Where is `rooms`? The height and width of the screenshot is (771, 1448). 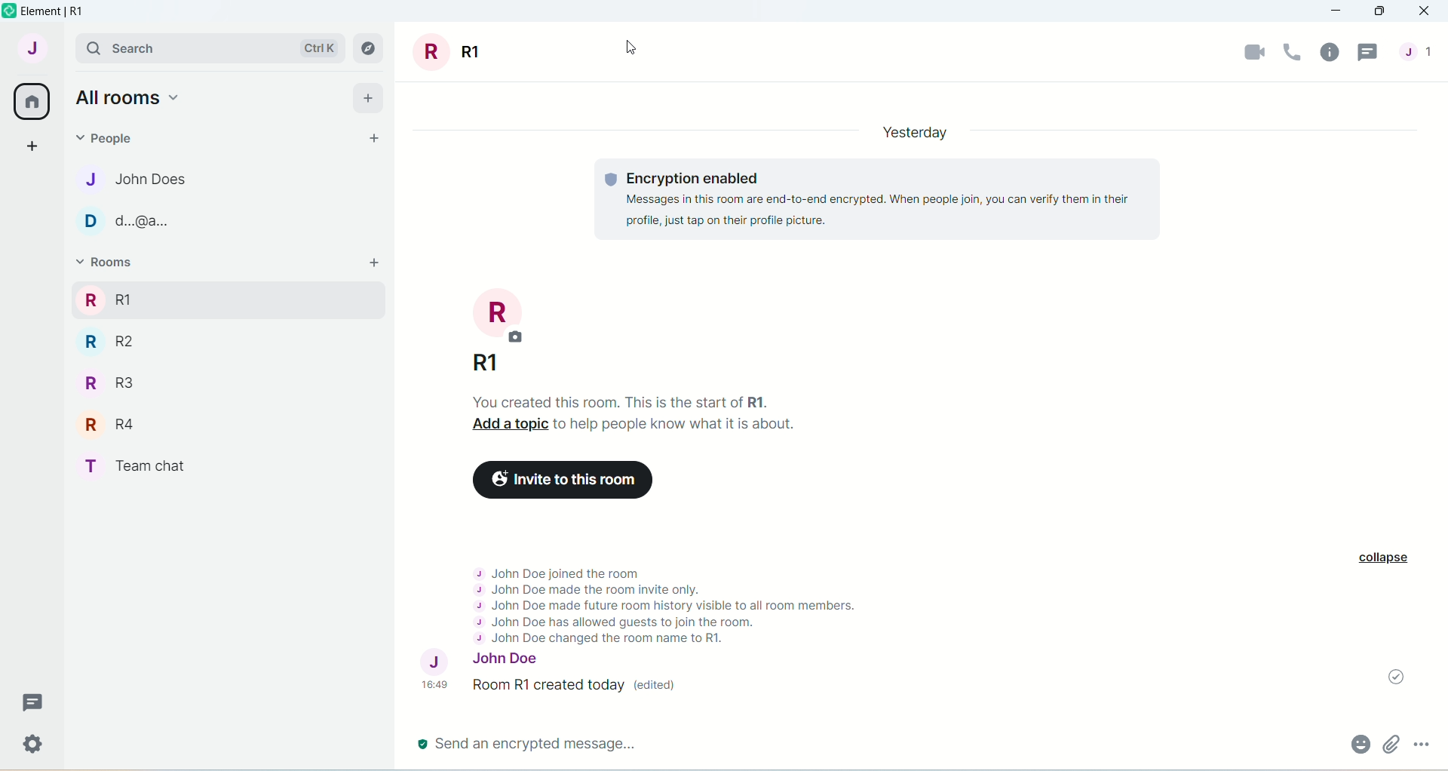 rooms is located at coordinates (115, 260).